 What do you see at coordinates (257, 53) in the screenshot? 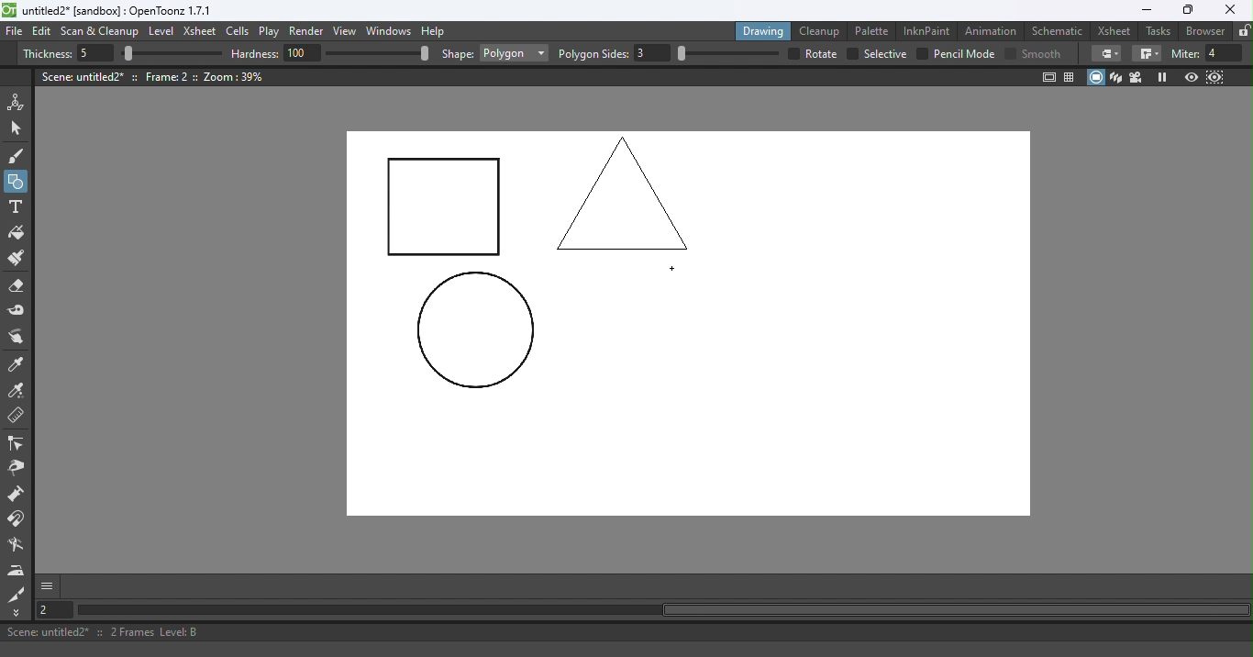
I see `hardness` at bounding box center [257, 53].